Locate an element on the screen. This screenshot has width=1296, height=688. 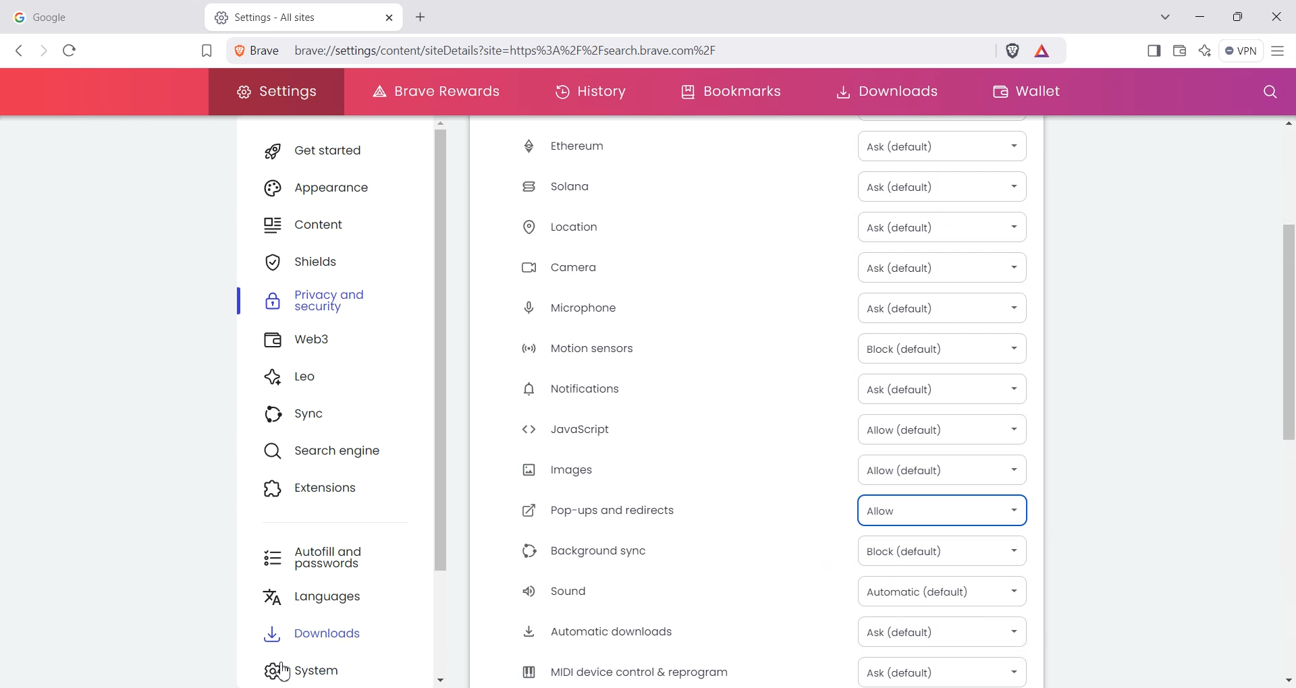
Shields is located at coordinates (334, 262).